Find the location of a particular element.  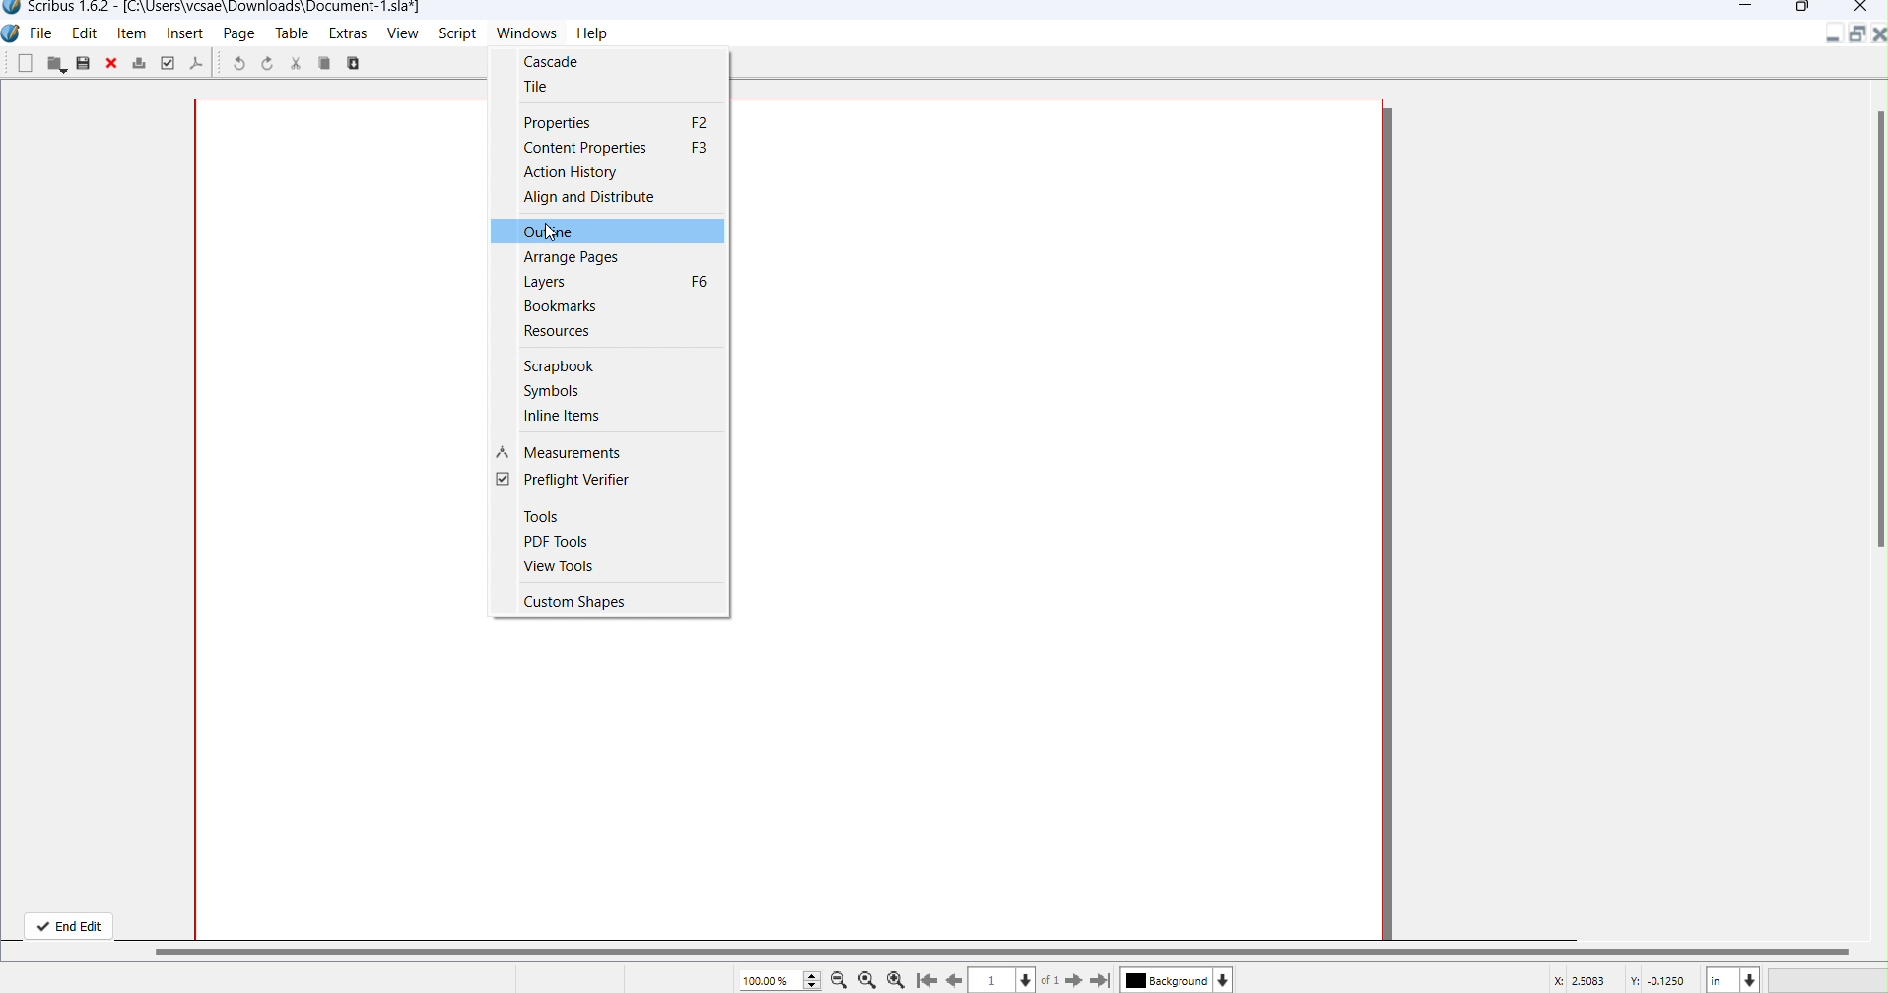

Tools is located at coordinates (545, 515).